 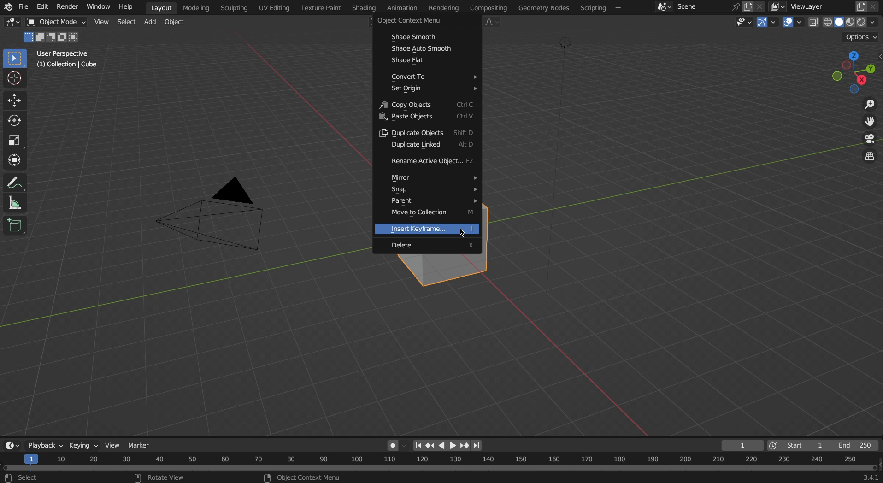 What do you see at coordinates (194, 7) in the screenshot?
I see `Modeling` at bounding box center [194, 7].